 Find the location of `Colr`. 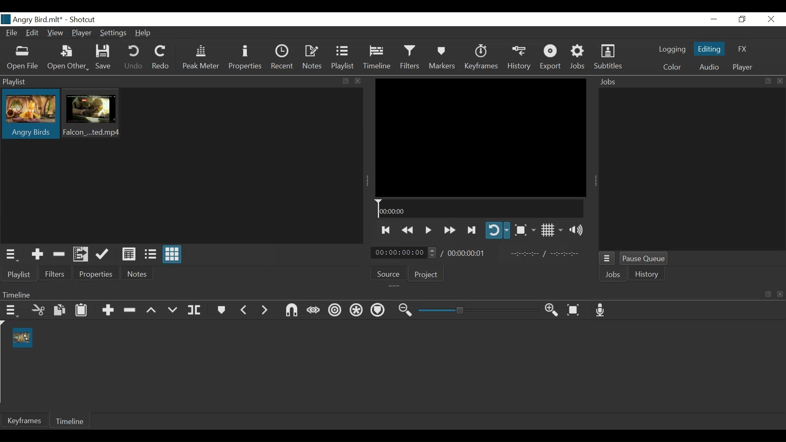

Colr is located at coordinates (672, 67).